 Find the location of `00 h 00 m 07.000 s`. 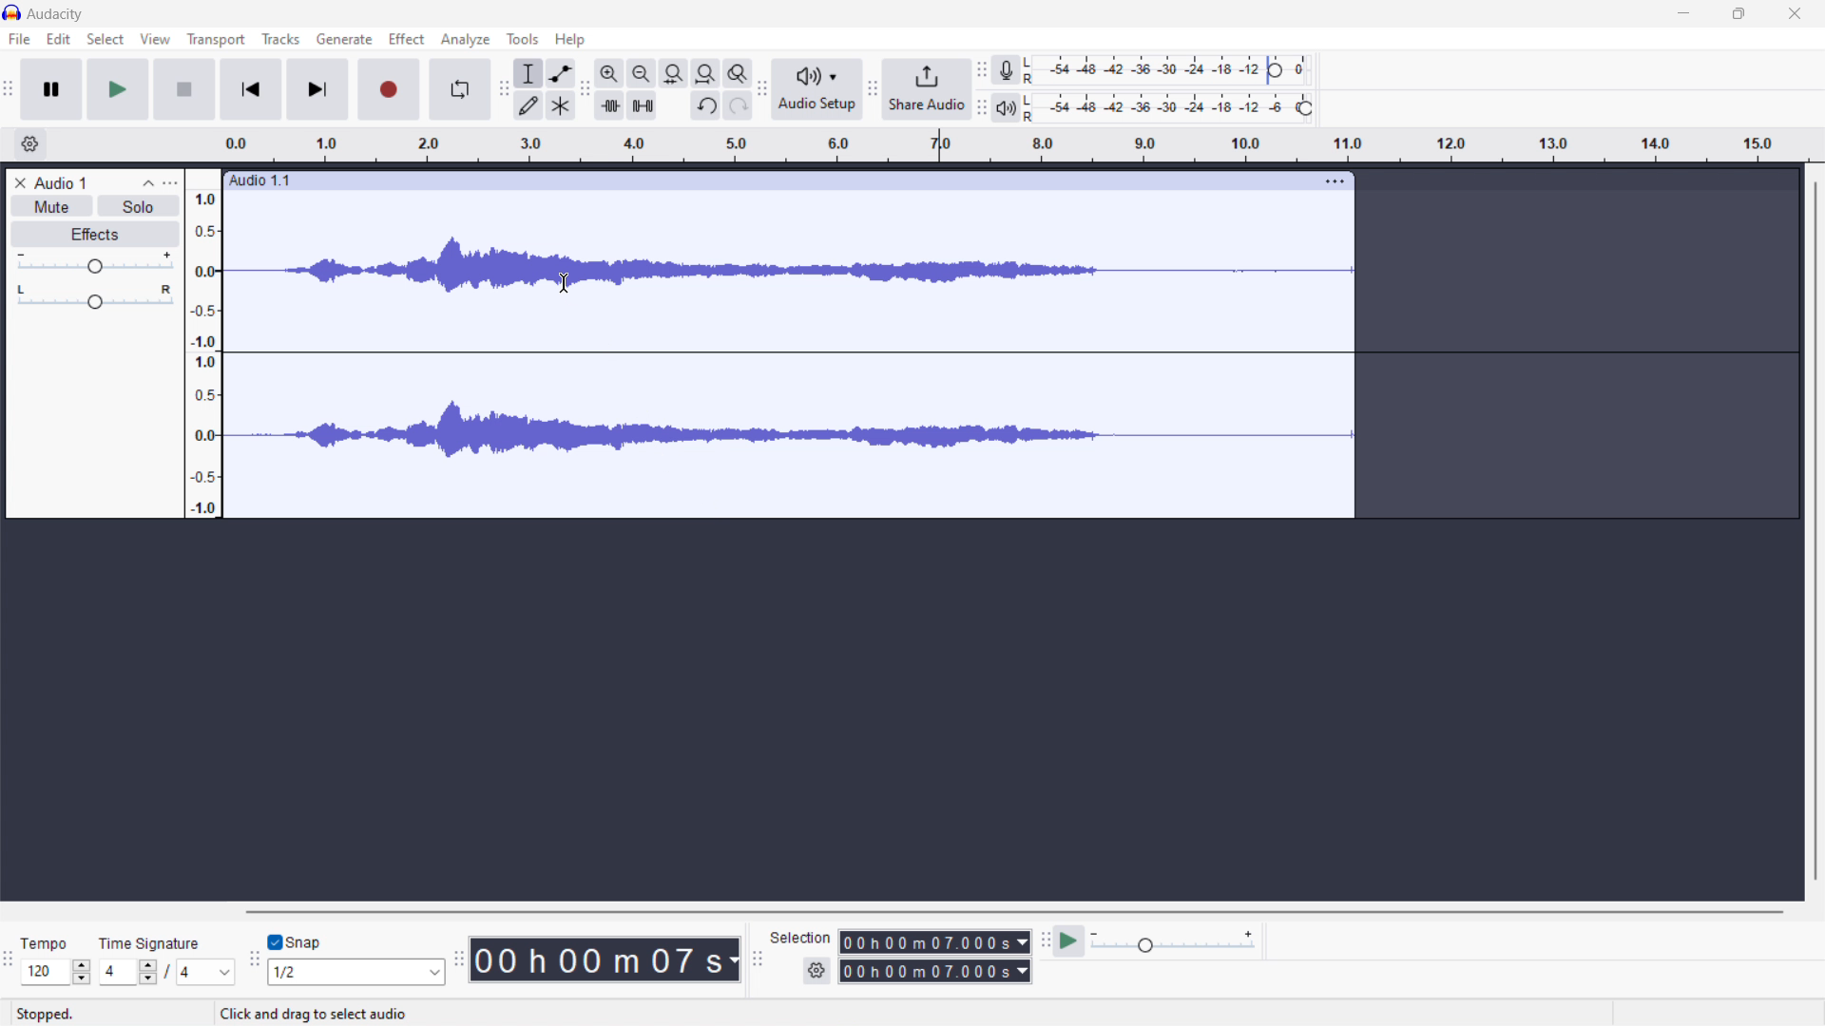

00 h 00 m 07.000 s is located at coordinates (934, 975).